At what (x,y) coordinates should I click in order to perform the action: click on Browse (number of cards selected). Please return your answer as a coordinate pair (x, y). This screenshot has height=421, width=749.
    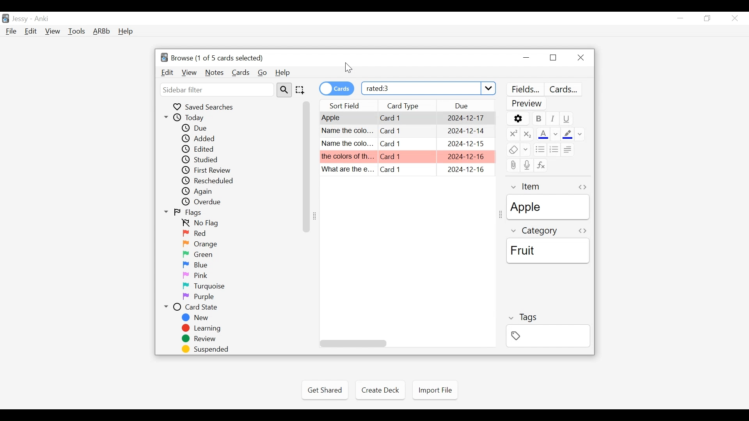
    Looking at the image, I should click on (213, 58).